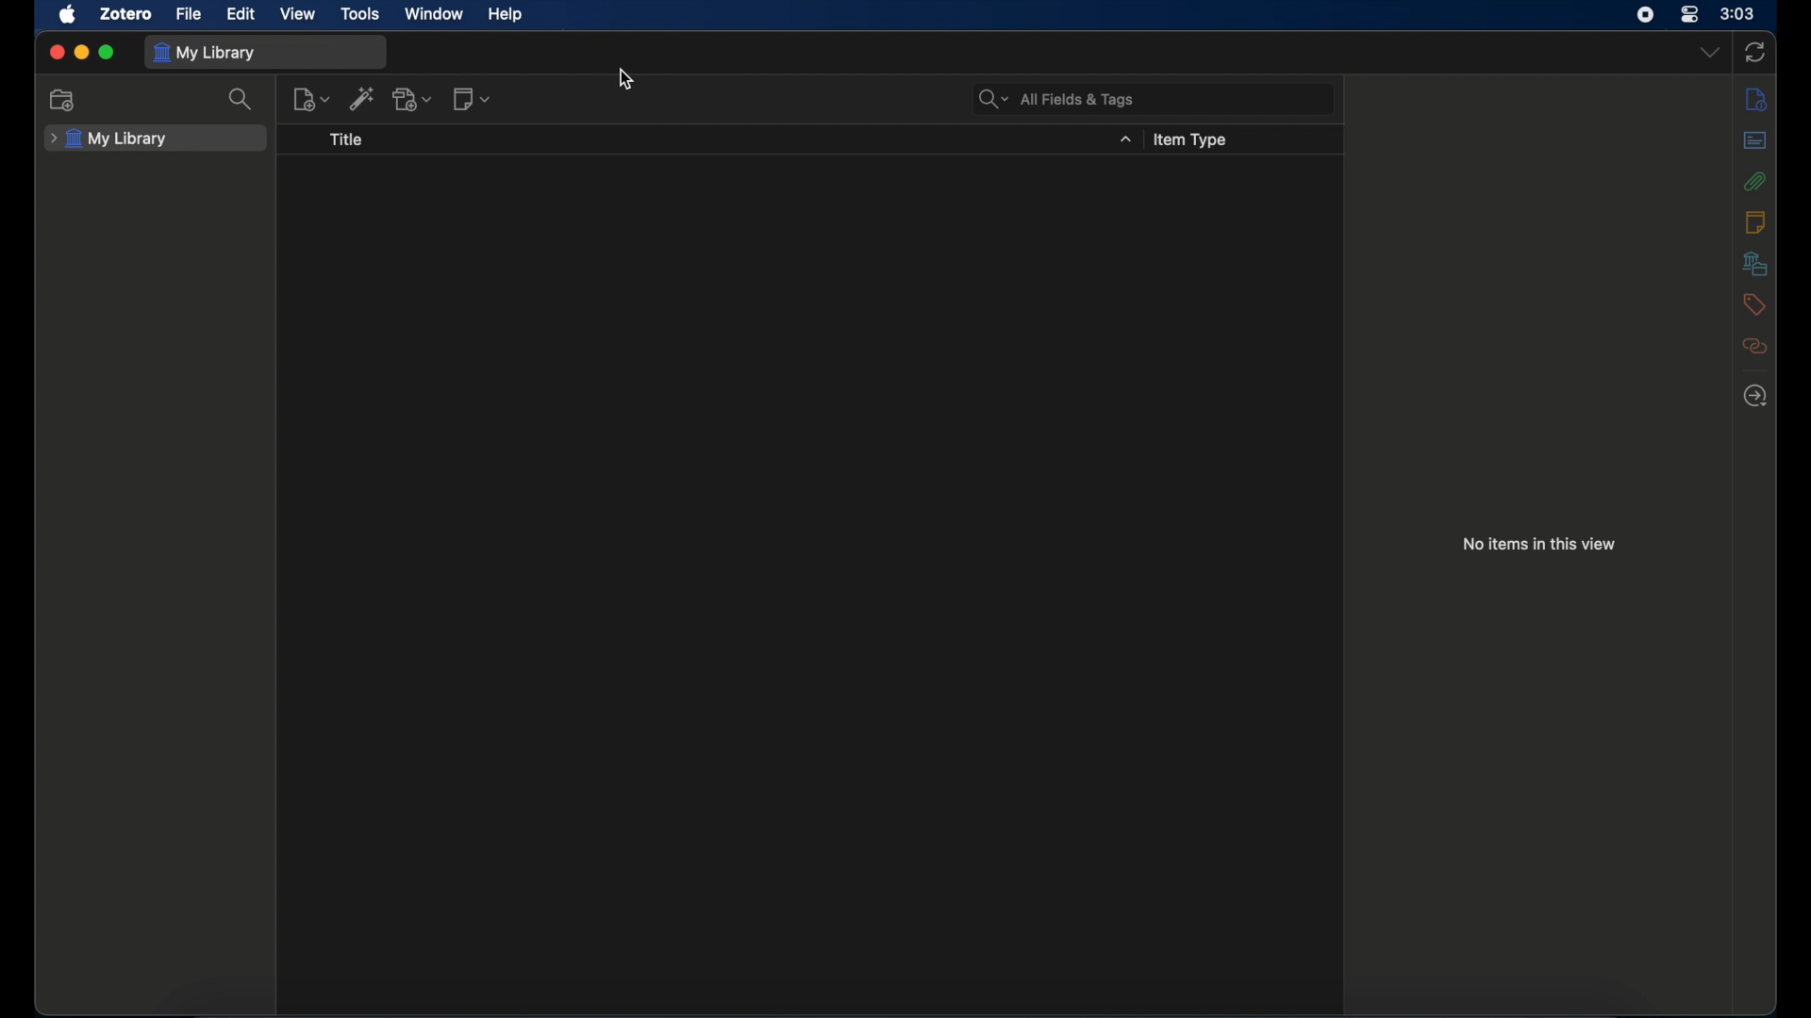 This screenshot has width=1811, height=1018. I want to click on edit, so click(240, 14).